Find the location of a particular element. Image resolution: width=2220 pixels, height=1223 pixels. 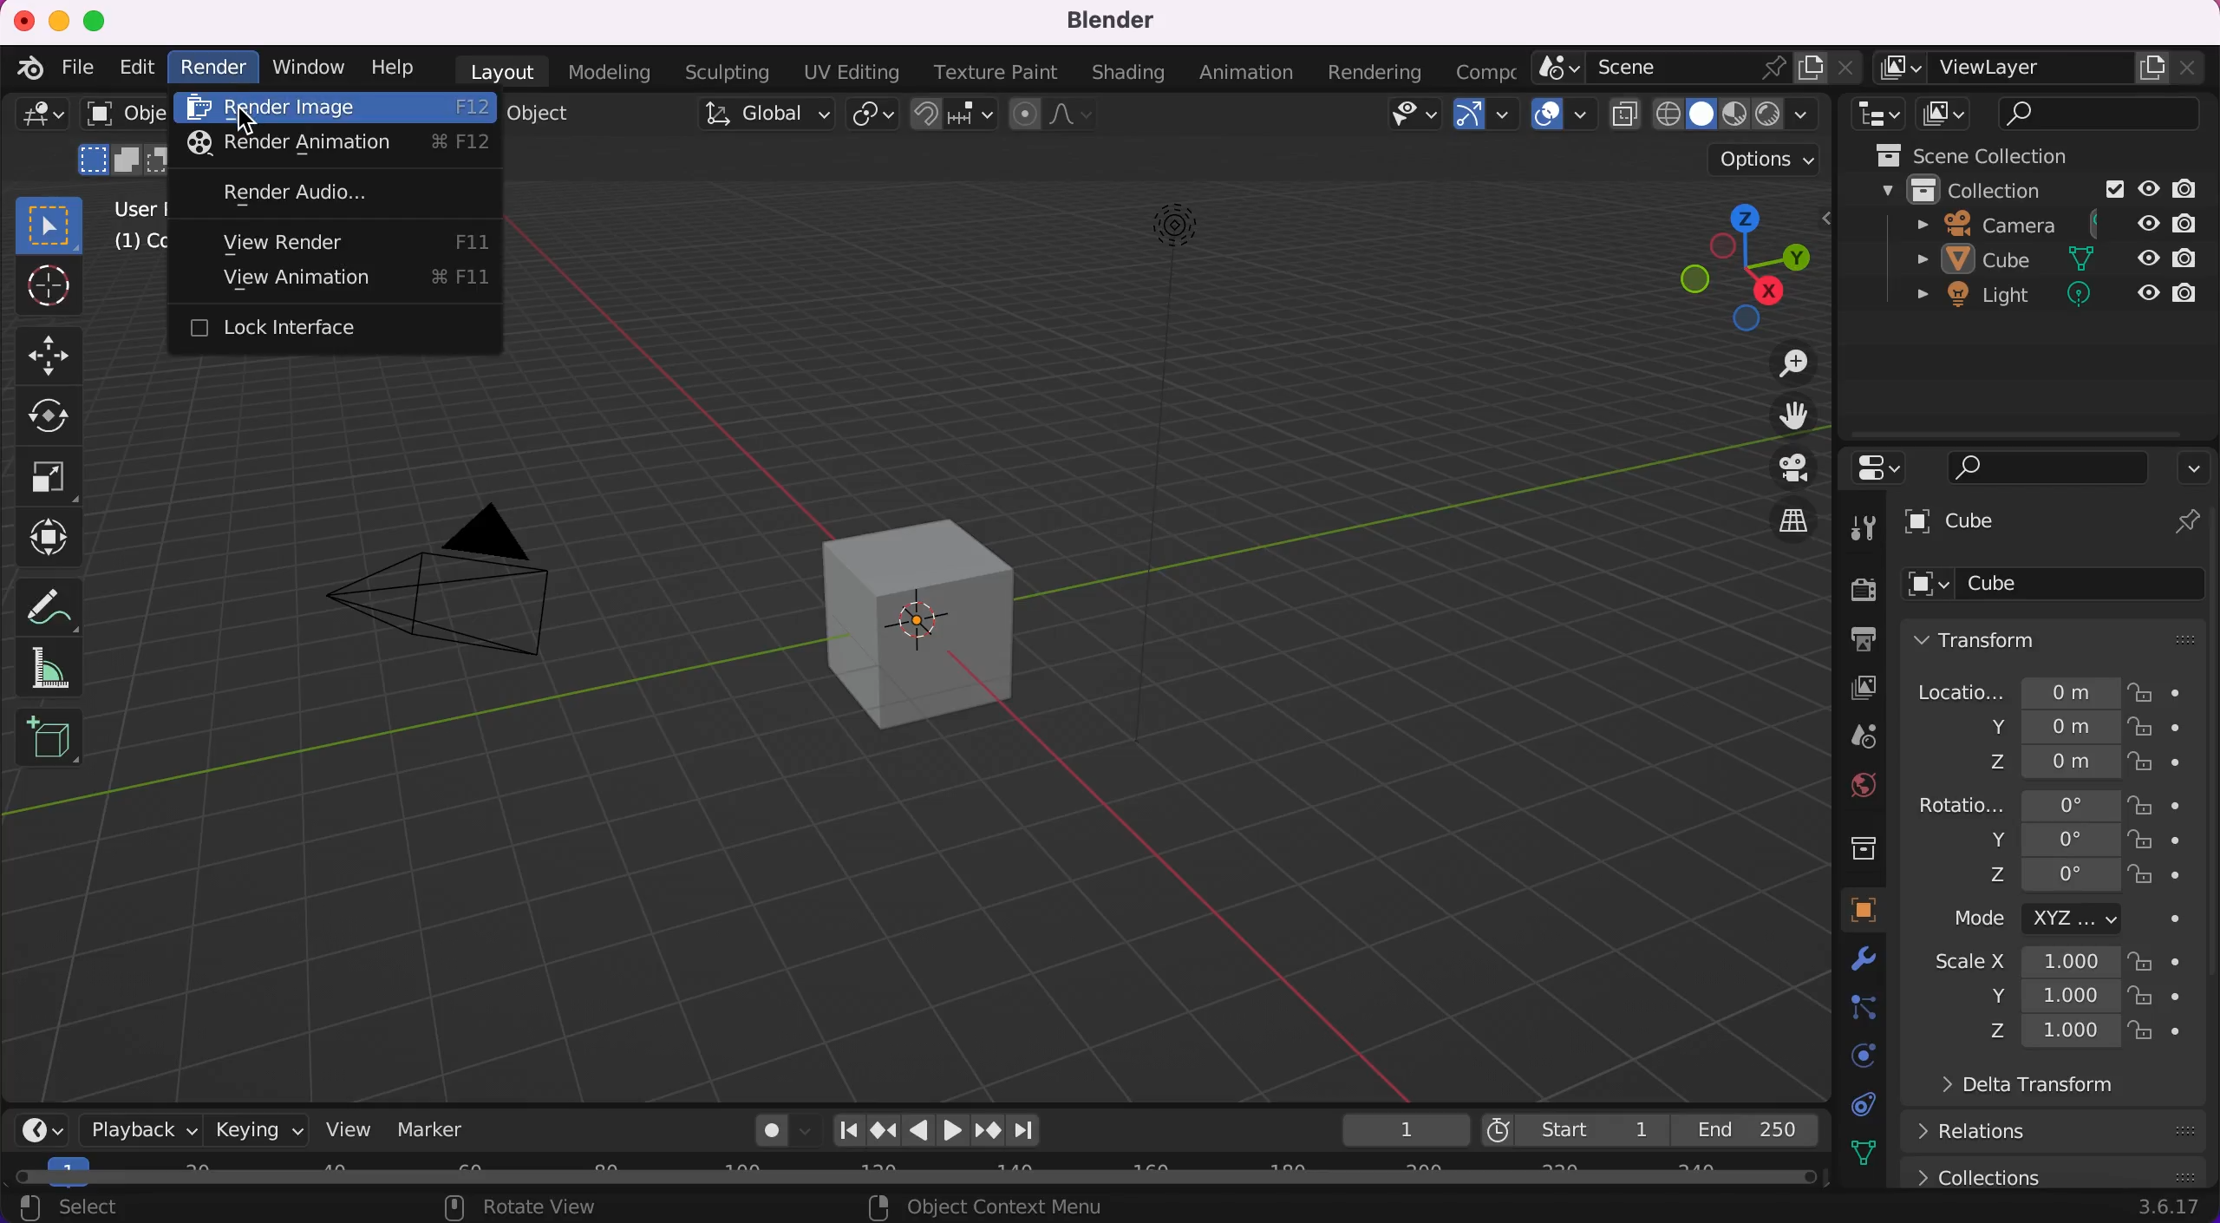

add cube is located at coordinates (50, 744).